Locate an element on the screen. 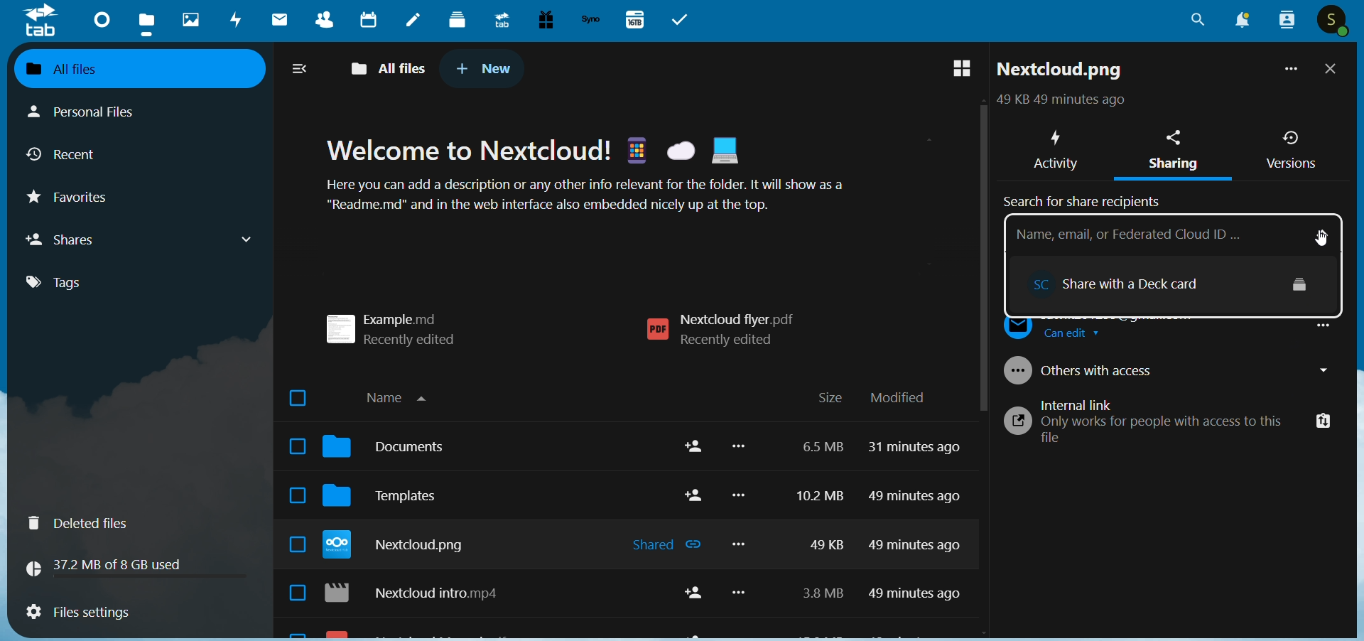 This screenshot has width=1364, height=641. favorites is located at coordinates (80, 201).